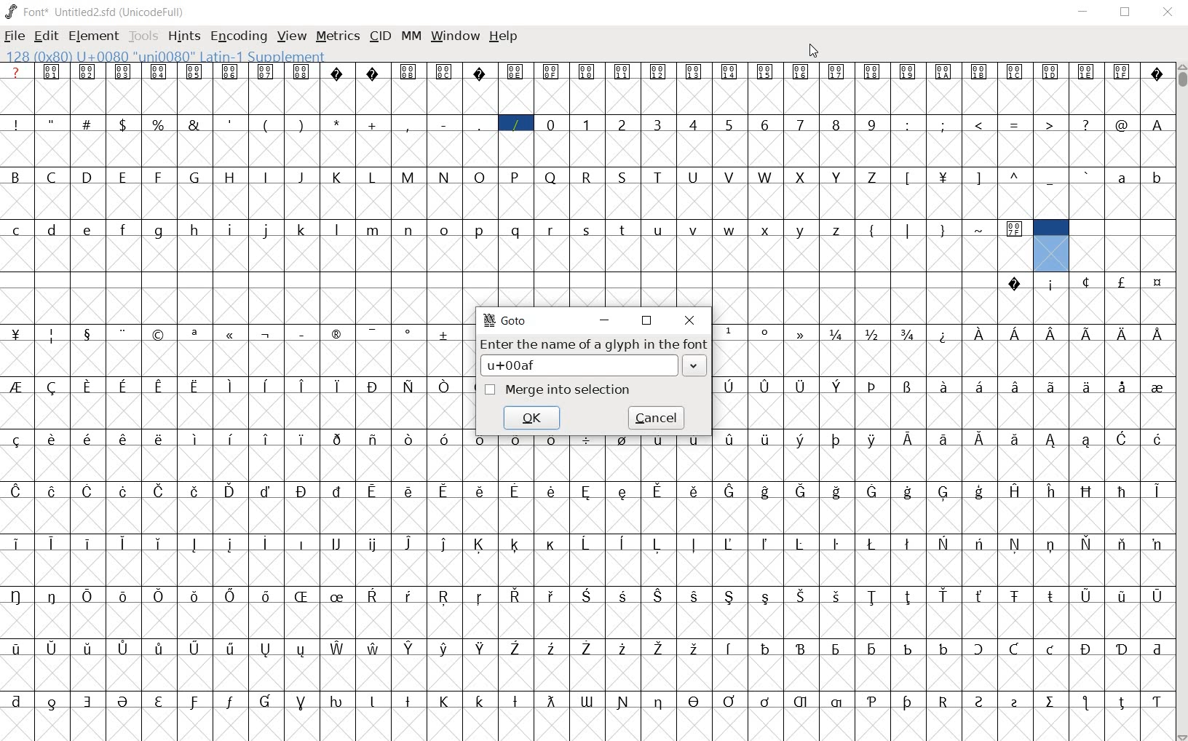 The height and width of the screenshot is (741, 1188). What do you see at coordinates (1050, 701) in the screenshot?
I see `Symbol` at bounding box center [1050, 701].